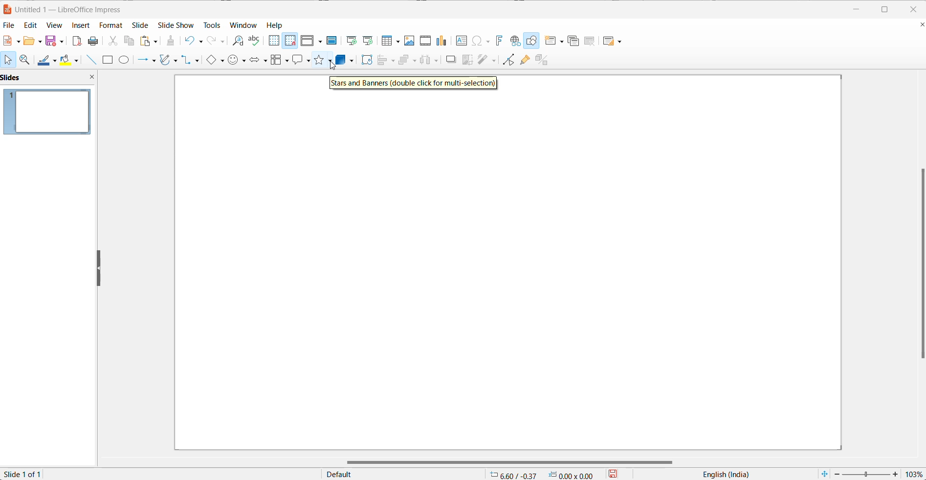 The width and height of the screenshot is (926, 480). I want to click on display views, so click(312, 40).